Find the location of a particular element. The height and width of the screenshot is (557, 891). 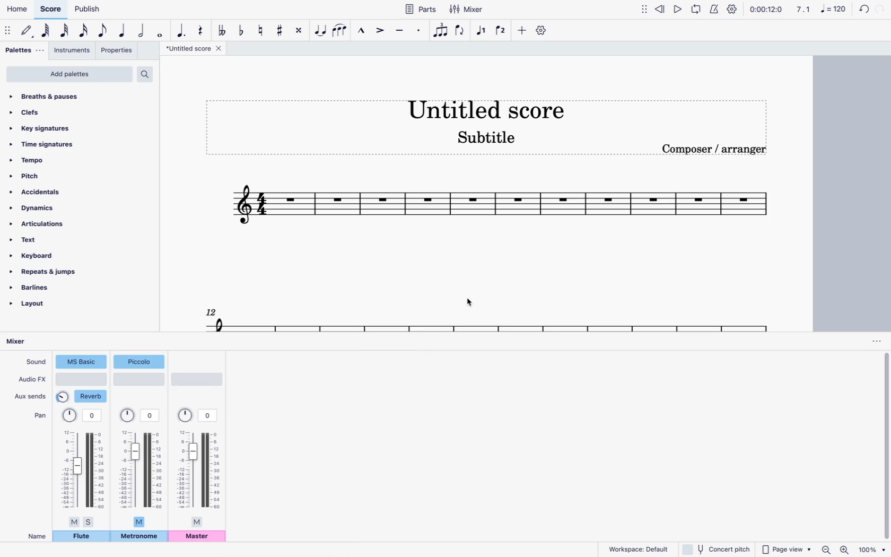

workspace is located at coordinates (638, 549).